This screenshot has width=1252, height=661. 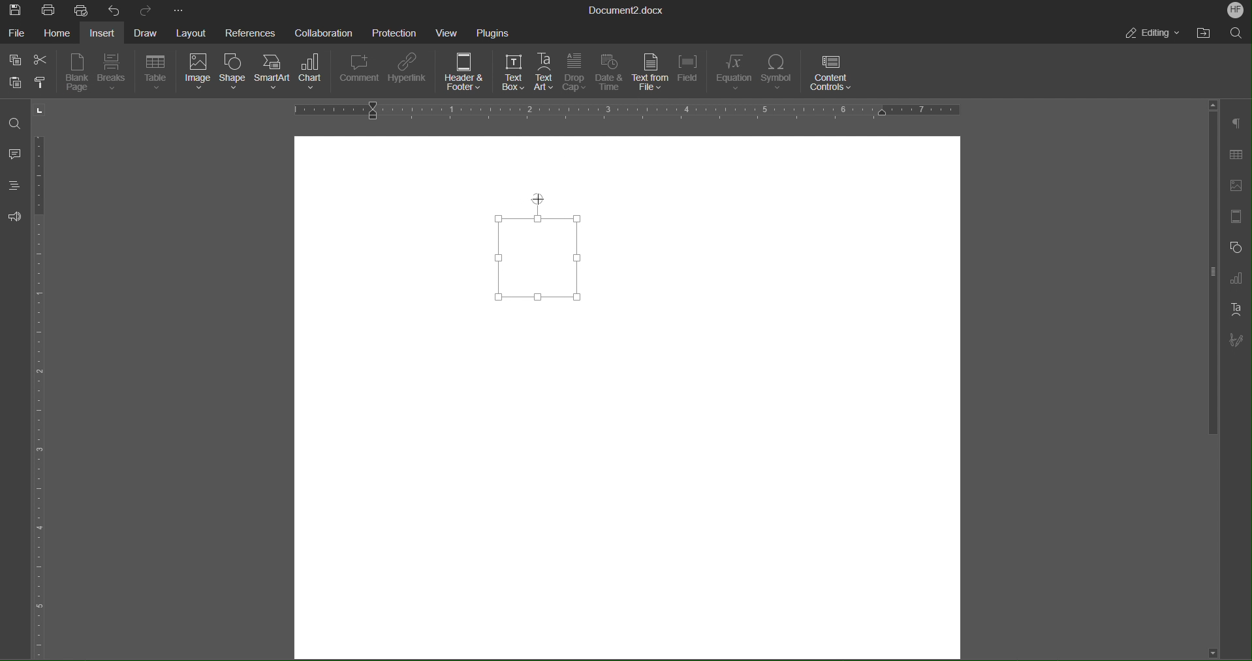 I want to click on Drop Cap, so click(x=574, y=73).